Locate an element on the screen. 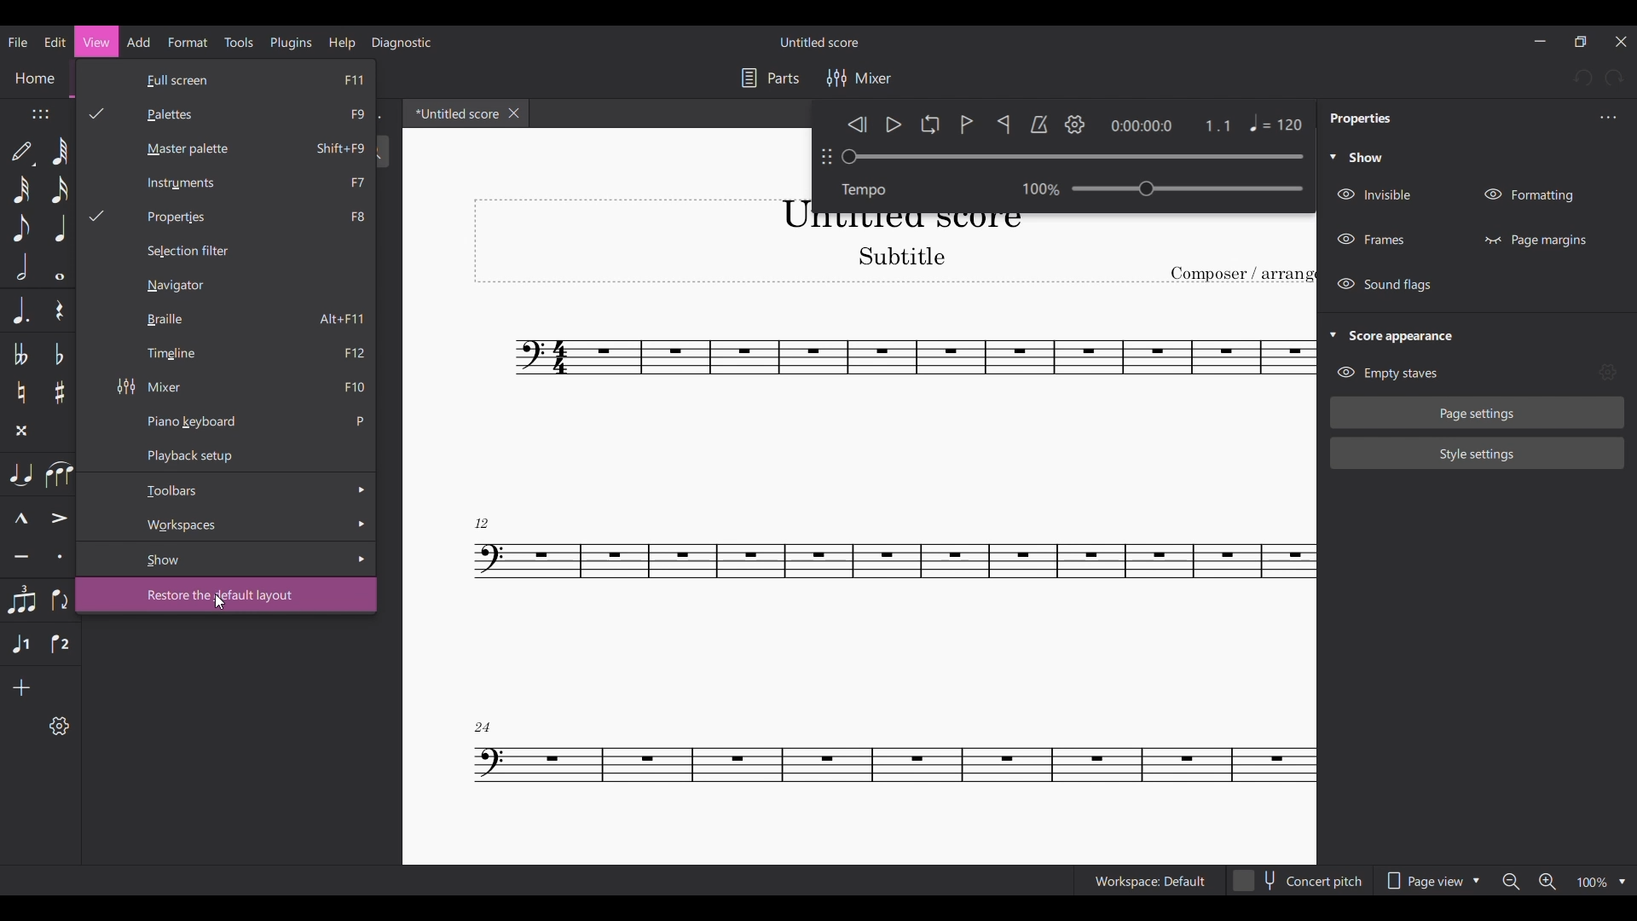 The height and width of the screenshot is (921, 1637). Parts is located at coordinates (771, 78).